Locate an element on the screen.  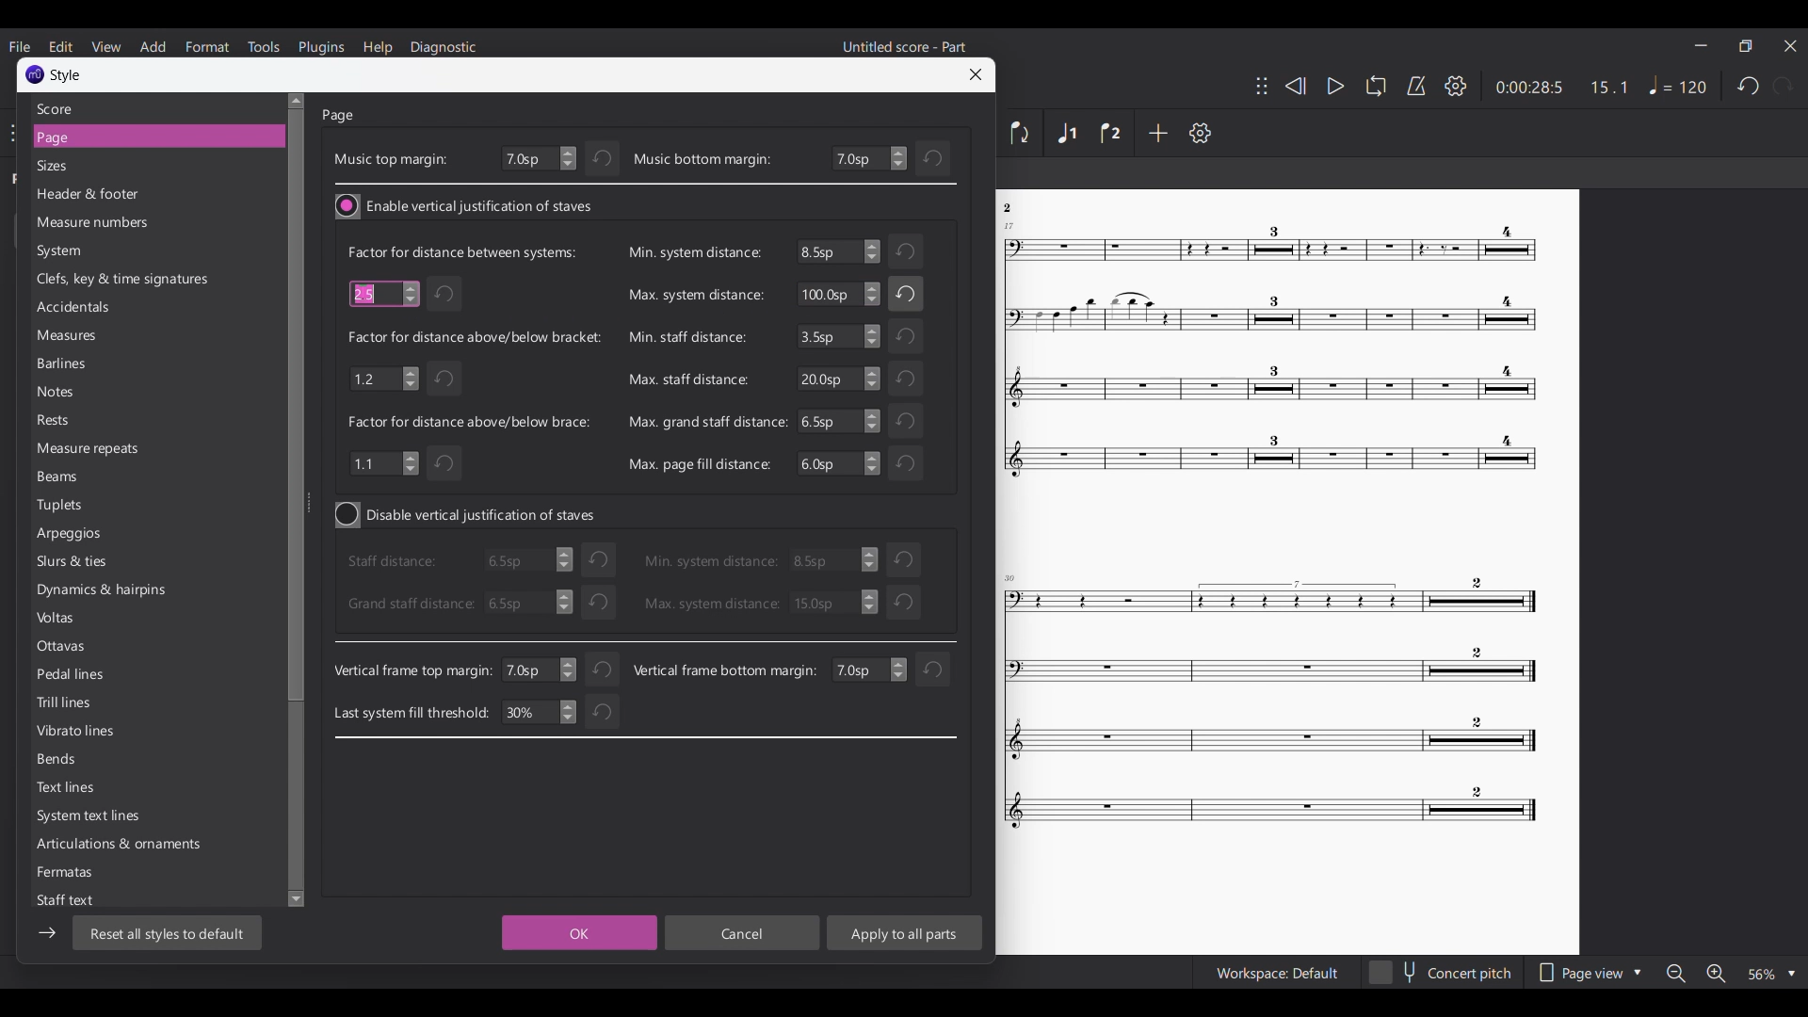
3.5sp is located at coordinates (837, 336).